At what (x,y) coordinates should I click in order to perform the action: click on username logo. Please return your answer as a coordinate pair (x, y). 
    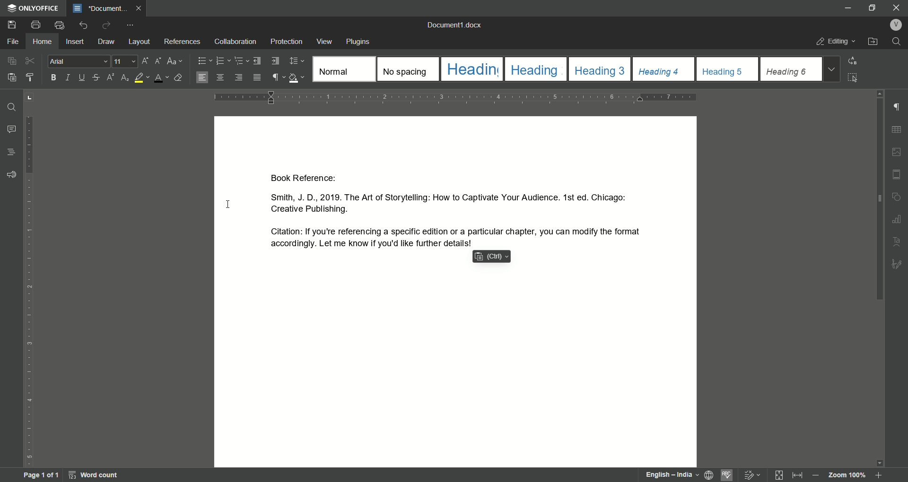
    Looking at the image, I should click on (896, 25).